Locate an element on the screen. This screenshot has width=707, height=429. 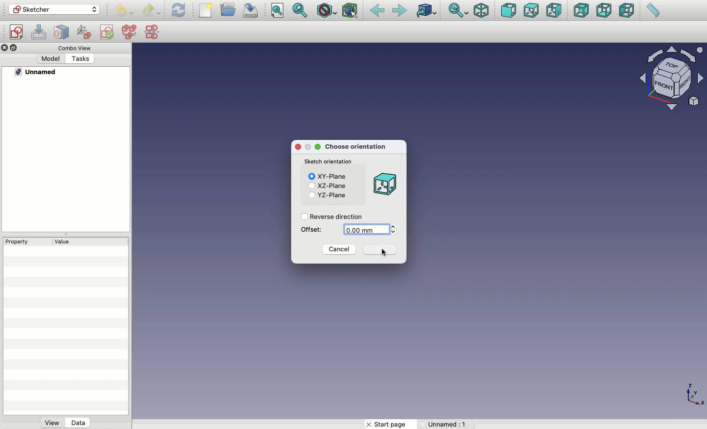
Reorient sketch is located at coordinates (85, 31).